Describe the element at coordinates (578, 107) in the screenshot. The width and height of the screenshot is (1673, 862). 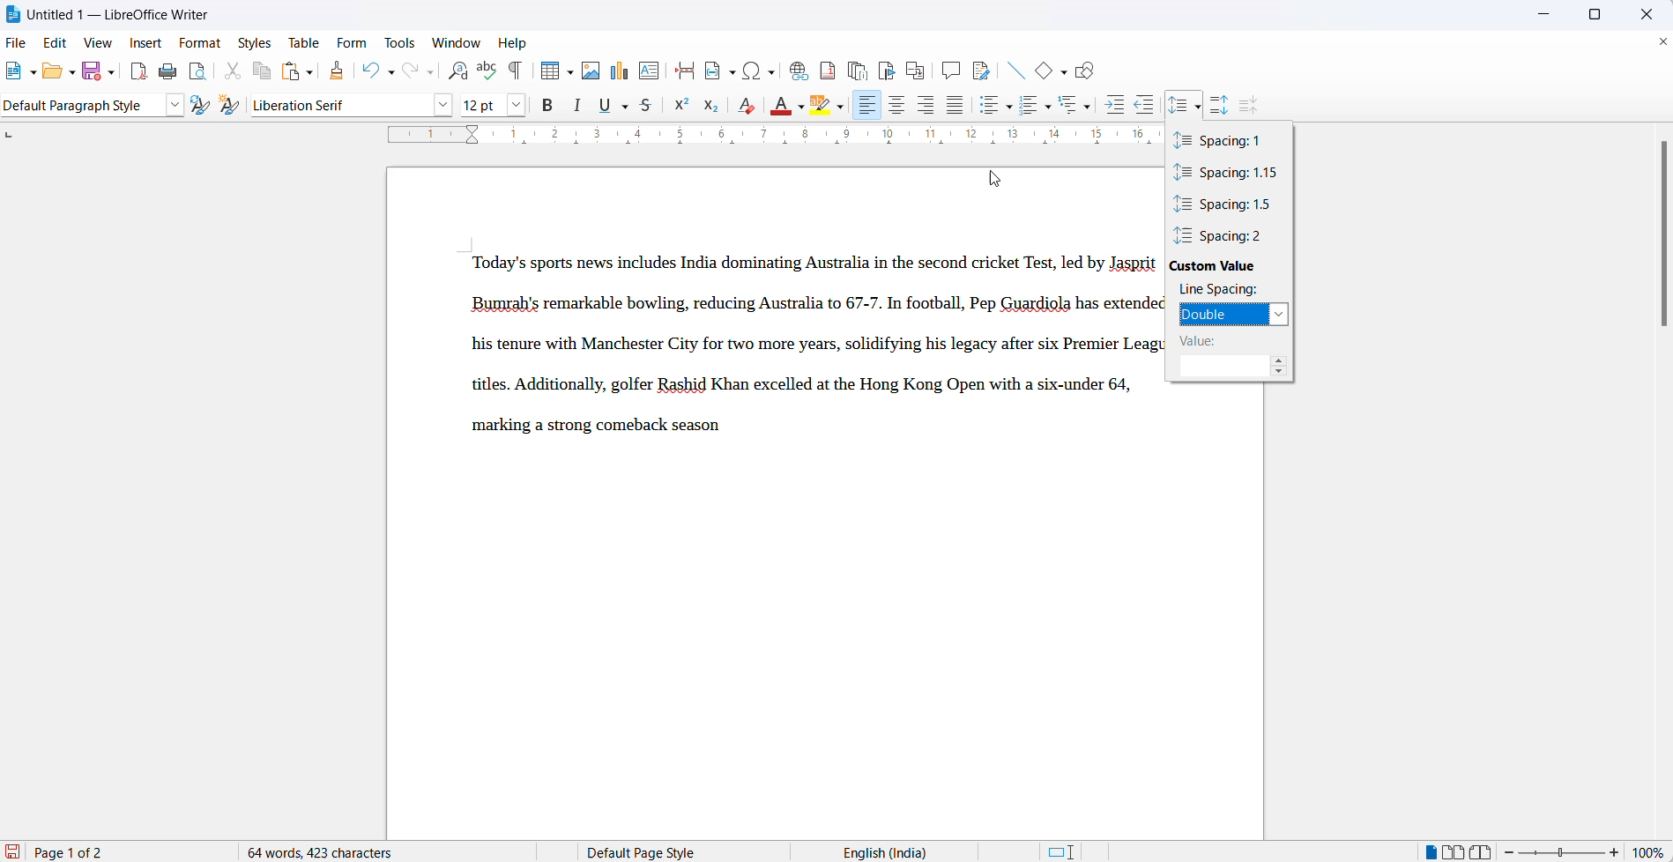
I see `italic` at that location.